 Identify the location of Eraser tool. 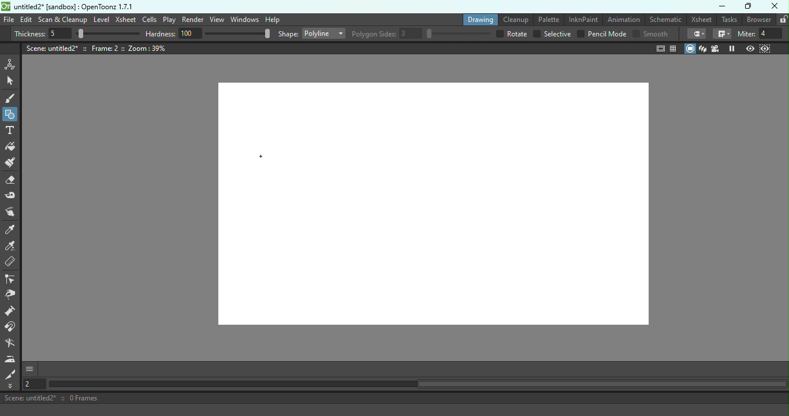
(12, 182).